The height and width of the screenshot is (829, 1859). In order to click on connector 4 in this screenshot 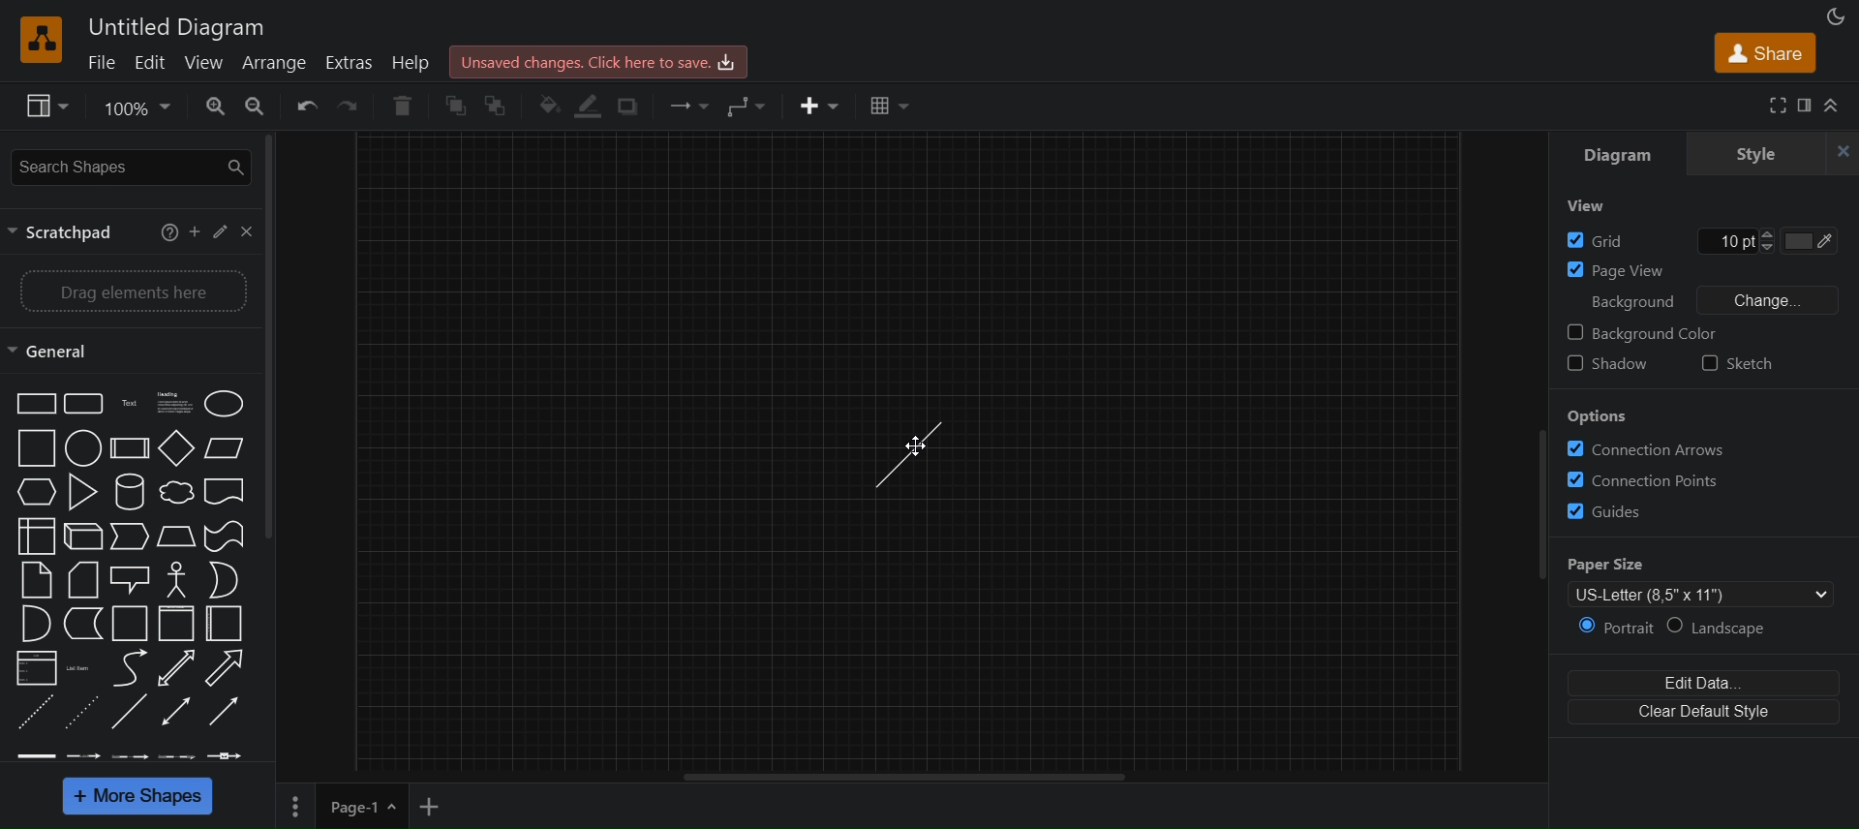, I will do `click(176, 755)`.